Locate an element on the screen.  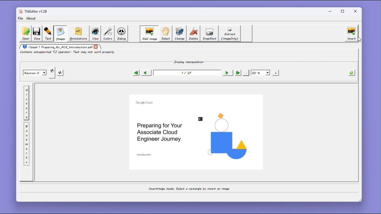
google cloud is located at coordinates (145, 102).